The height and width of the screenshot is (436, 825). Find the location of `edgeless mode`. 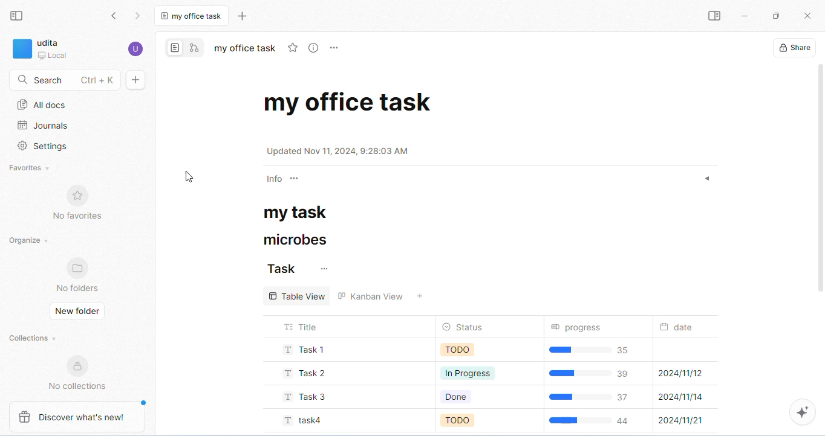

edgeless mode is located at coordinates (194, 48).